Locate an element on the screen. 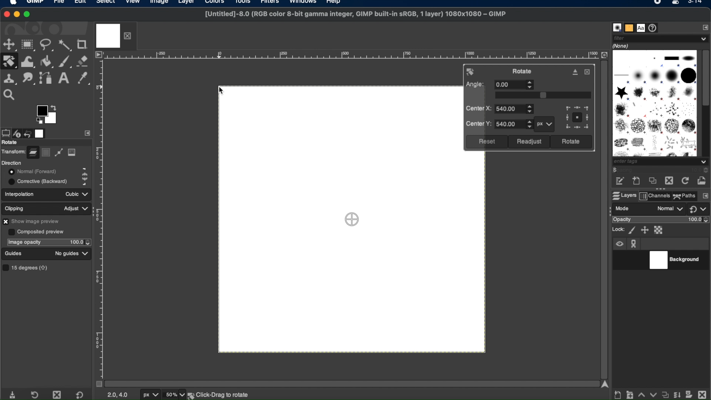  toggle mask on/off is located at coordinates (97, 384).